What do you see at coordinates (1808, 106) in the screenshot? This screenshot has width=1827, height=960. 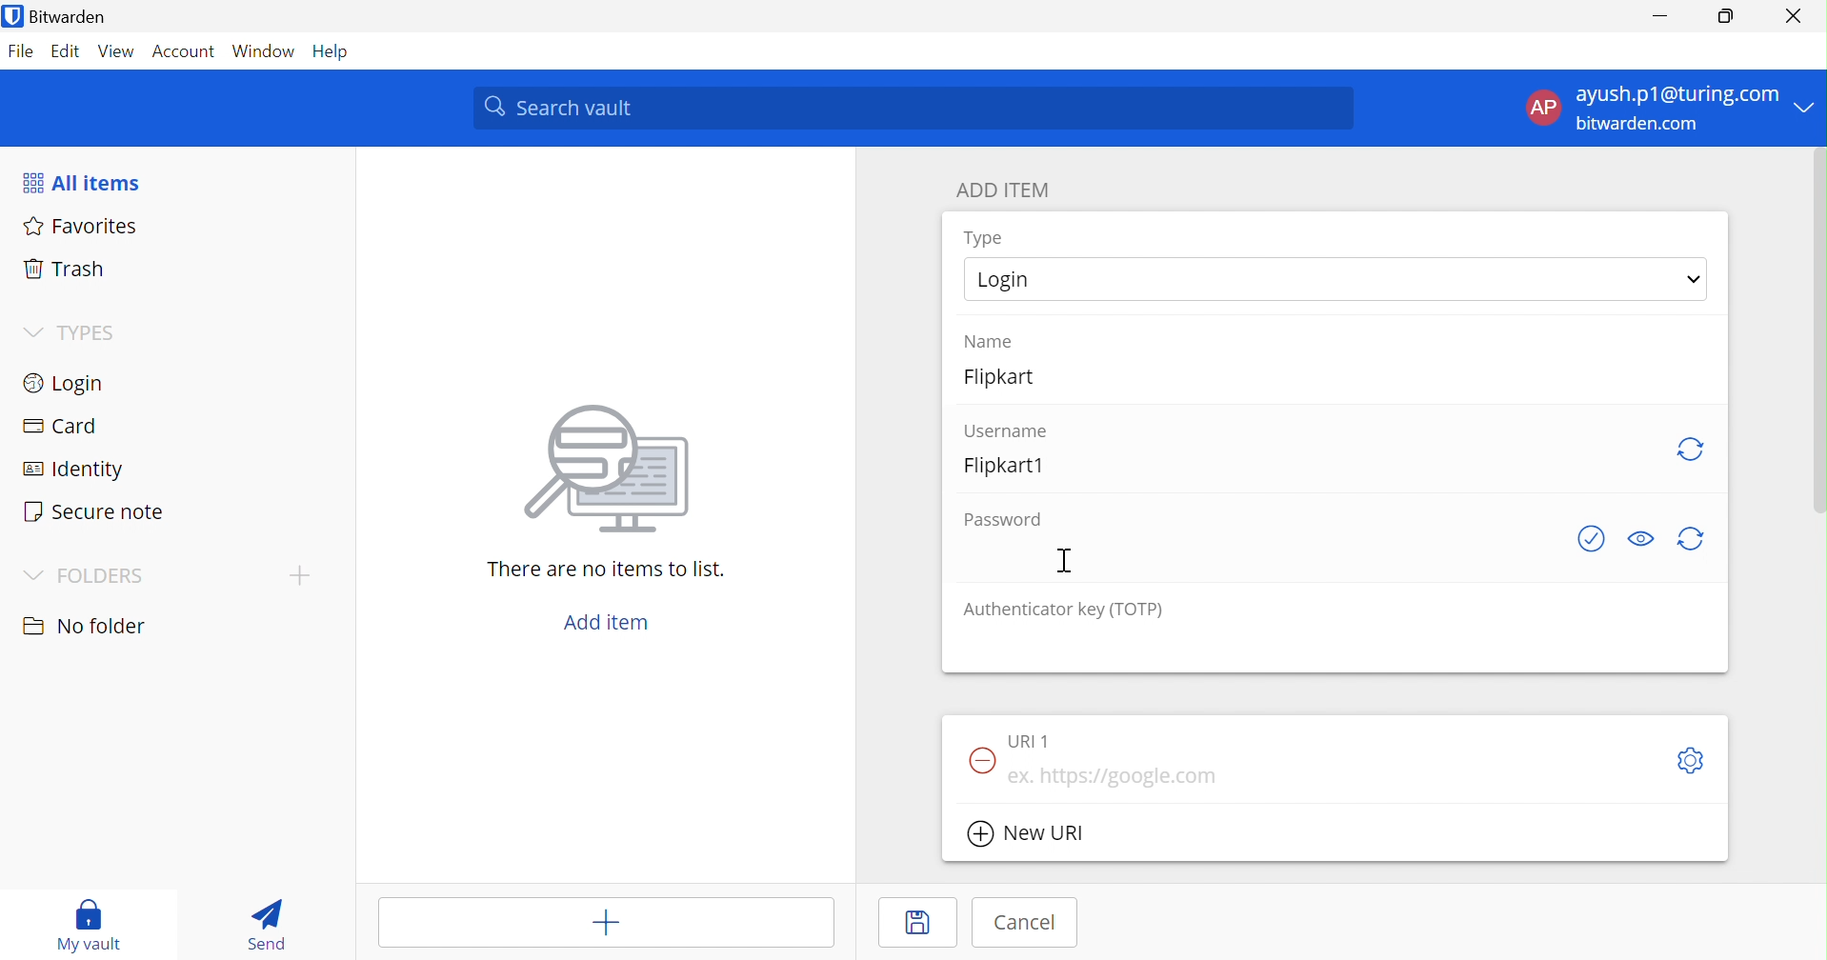 I see `Drop Down` at bounding box center [1808, 106].